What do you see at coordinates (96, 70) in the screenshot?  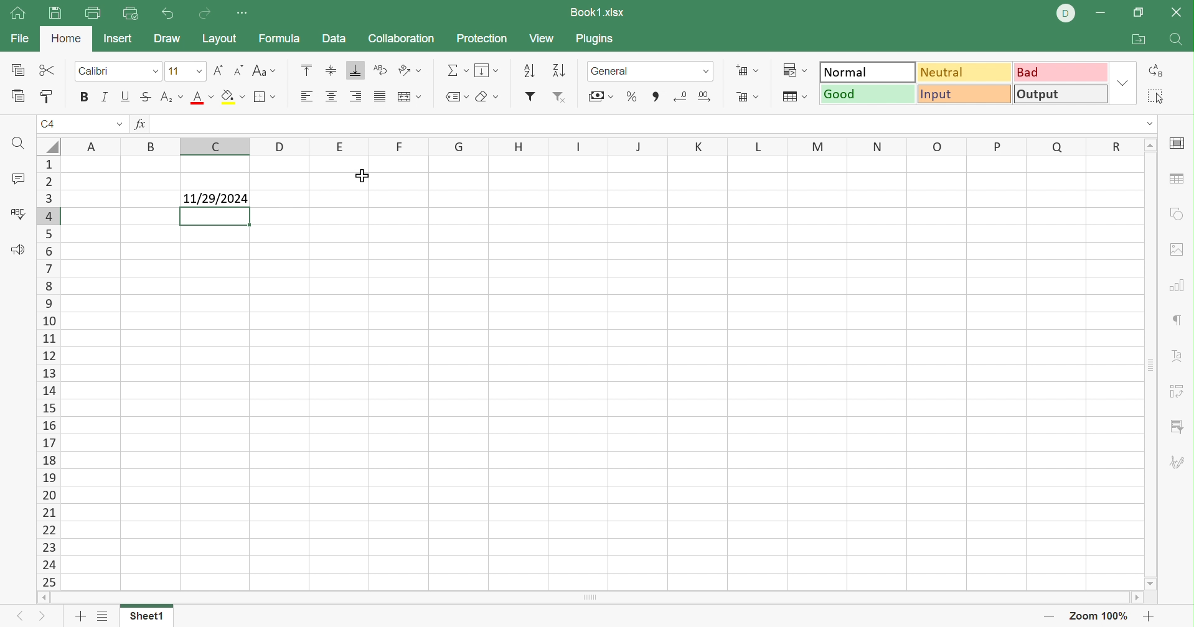 I see `Calibri` at bounding box center [96, 70].